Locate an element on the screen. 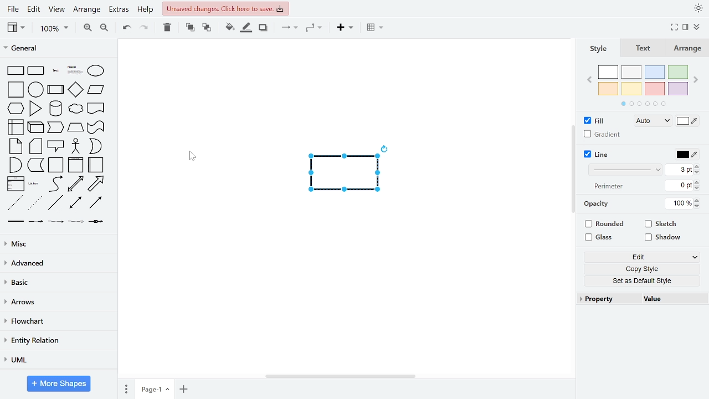  fill color is located at coordinates (228, 28).